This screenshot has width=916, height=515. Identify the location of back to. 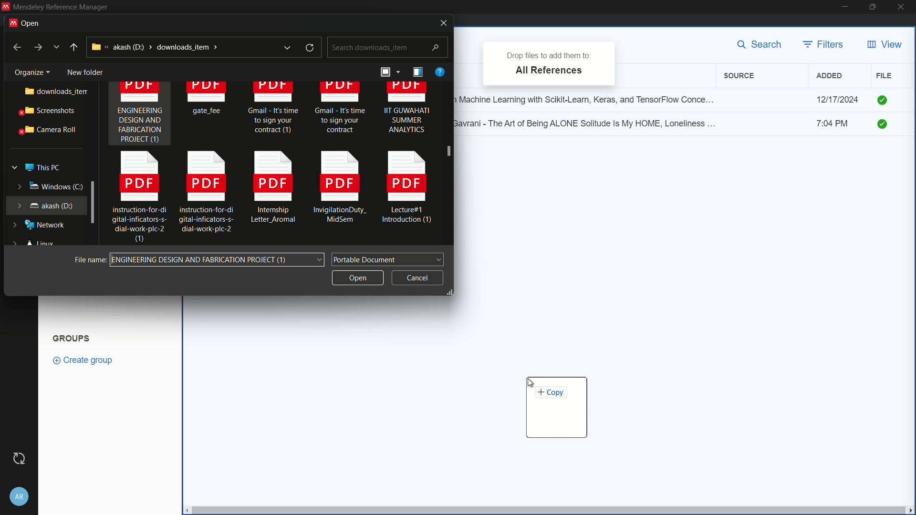
(14, 46).